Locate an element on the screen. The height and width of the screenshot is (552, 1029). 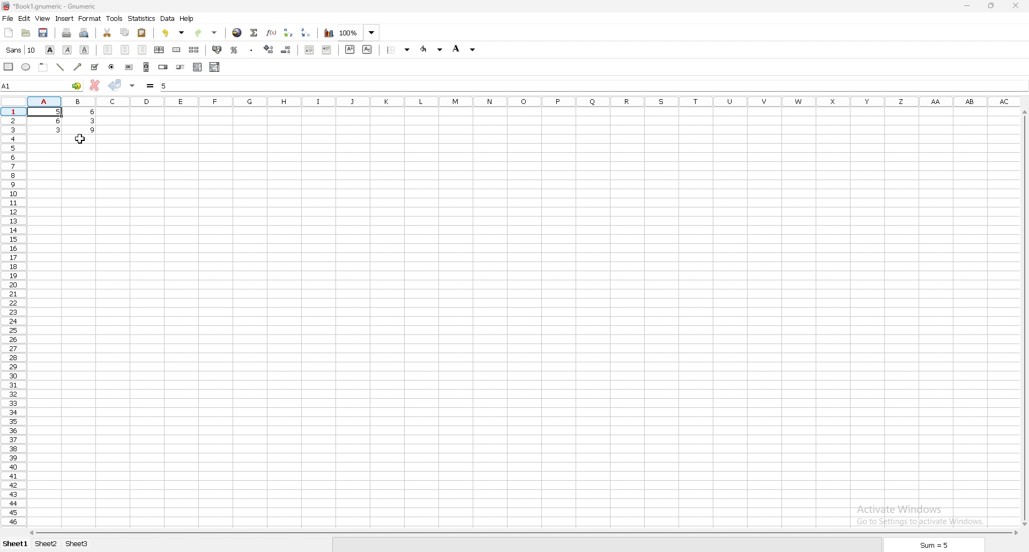
chart is located at coordinates (329, 32).